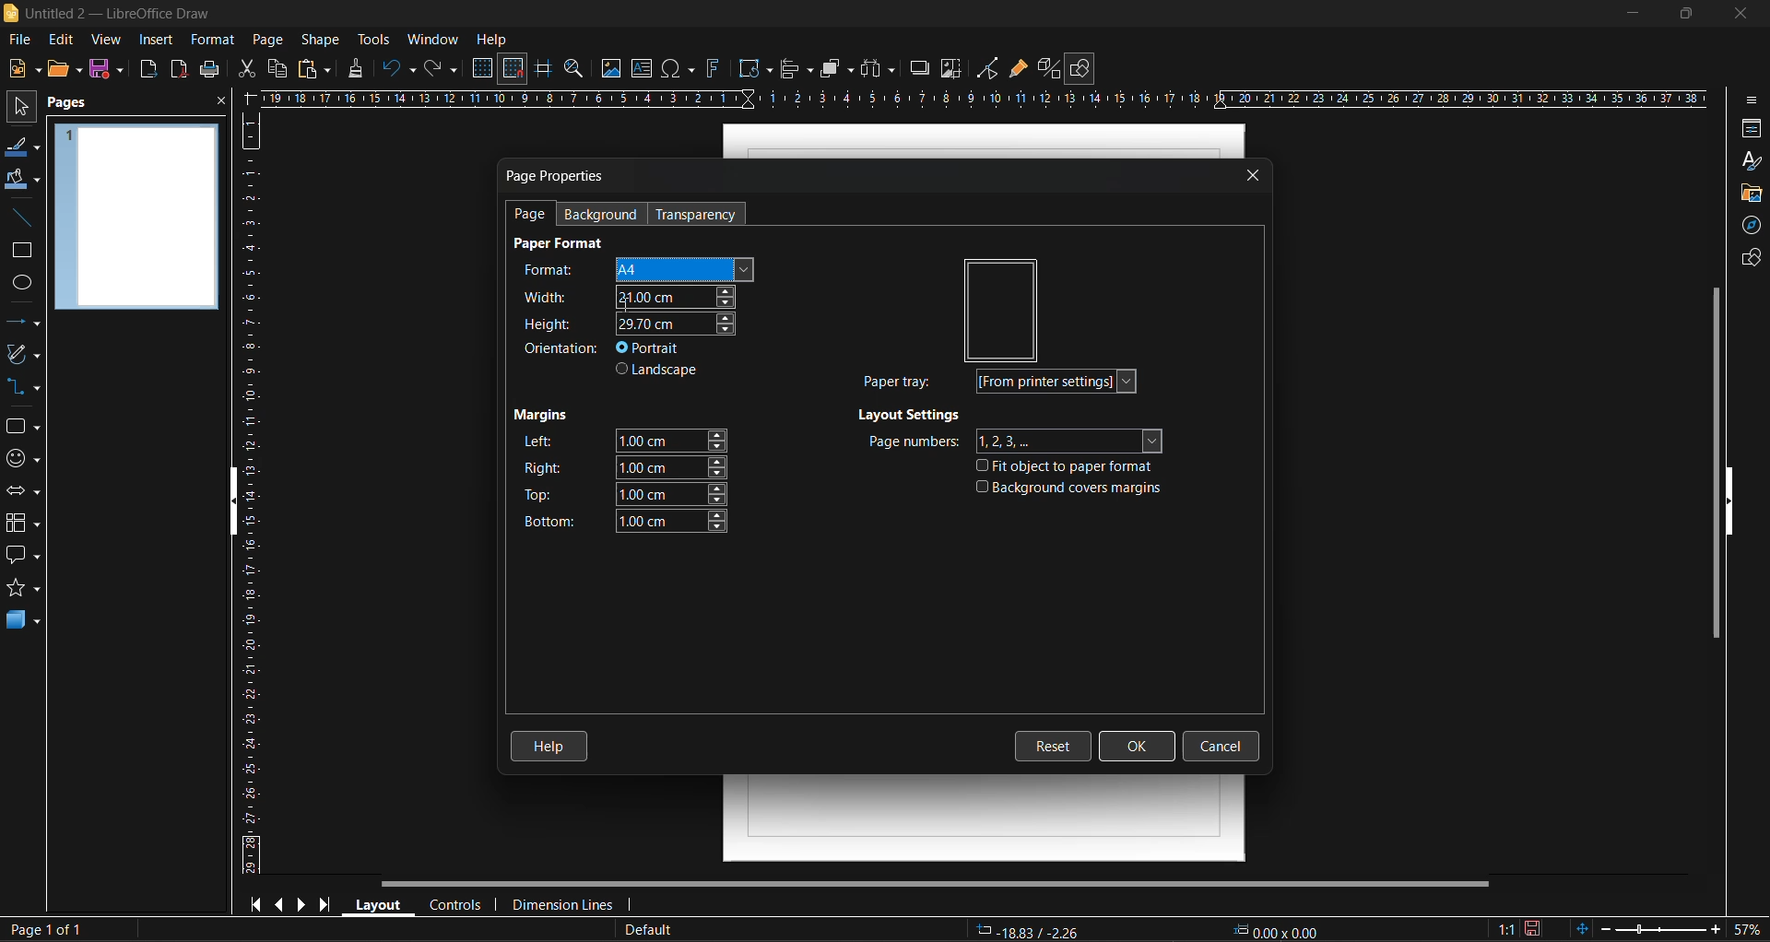 Image resolution: width=1770 pixels, height=942 pixels. Describe the element at coordinates (562, 349) in the screenshot. I see `orientation` at that location.